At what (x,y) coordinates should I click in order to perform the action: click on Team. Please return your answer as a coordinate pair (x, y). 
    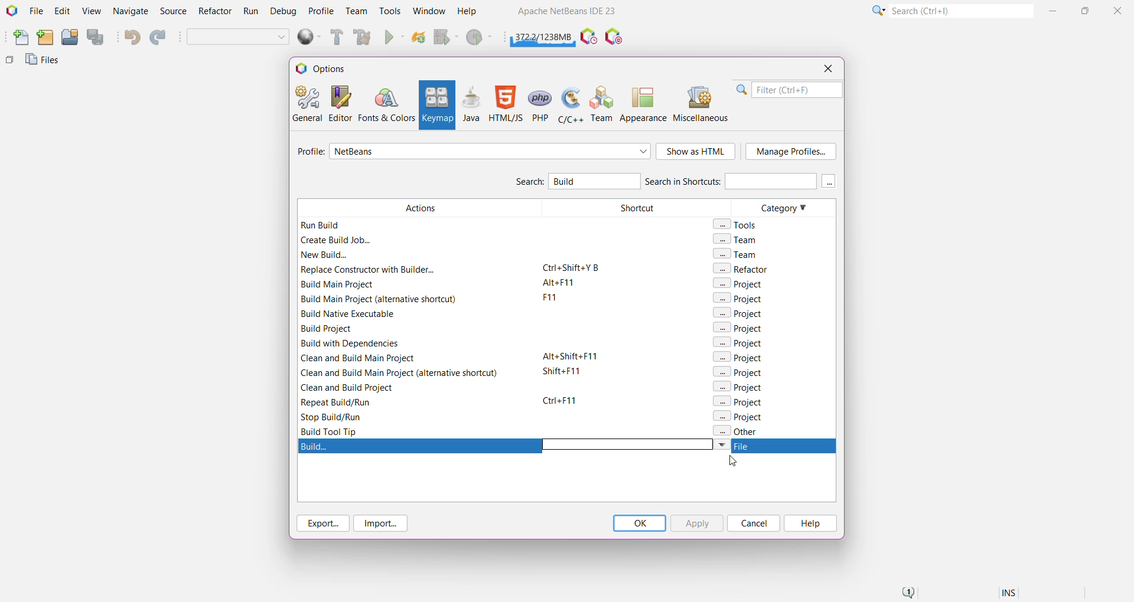
    Looking at the image, I should click on (602, 104).